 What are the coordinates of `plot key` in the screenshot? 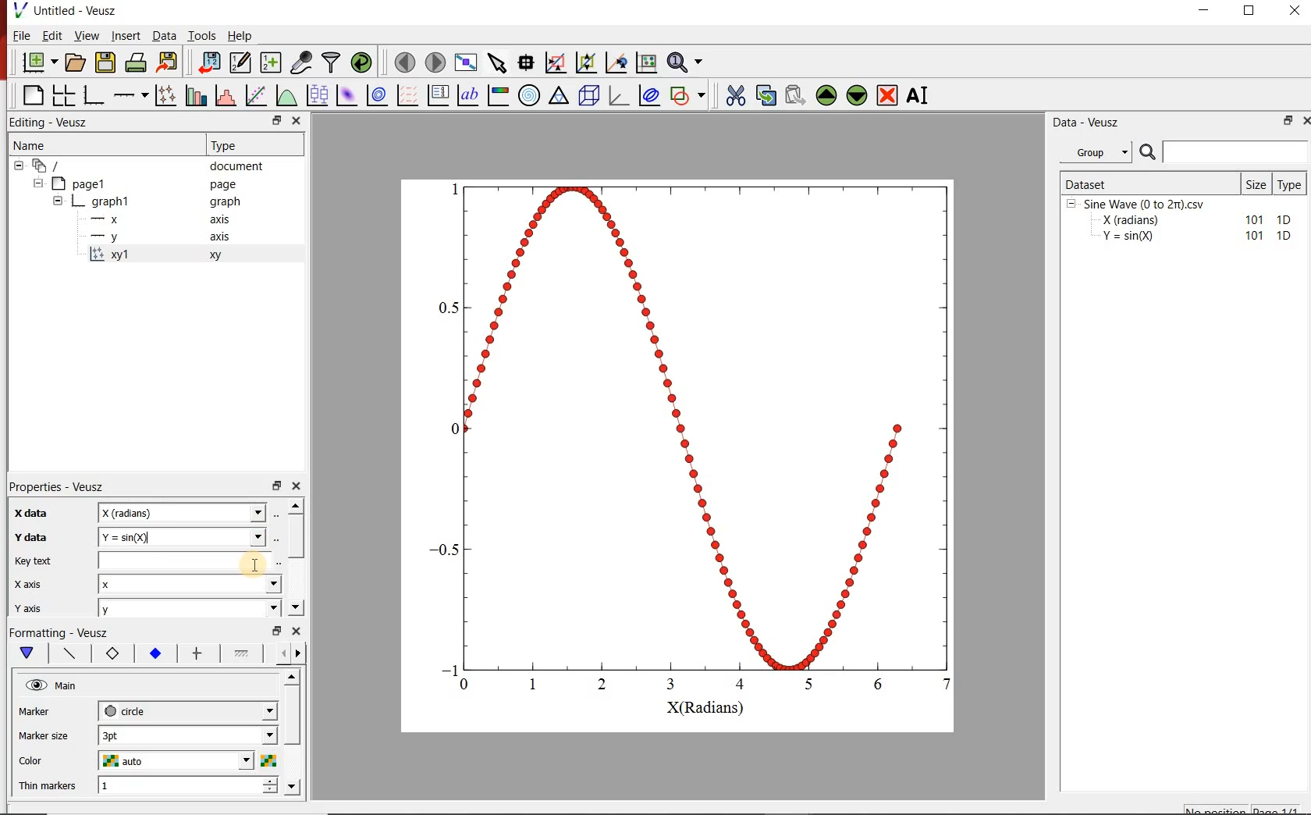 It's located at (439, 94).